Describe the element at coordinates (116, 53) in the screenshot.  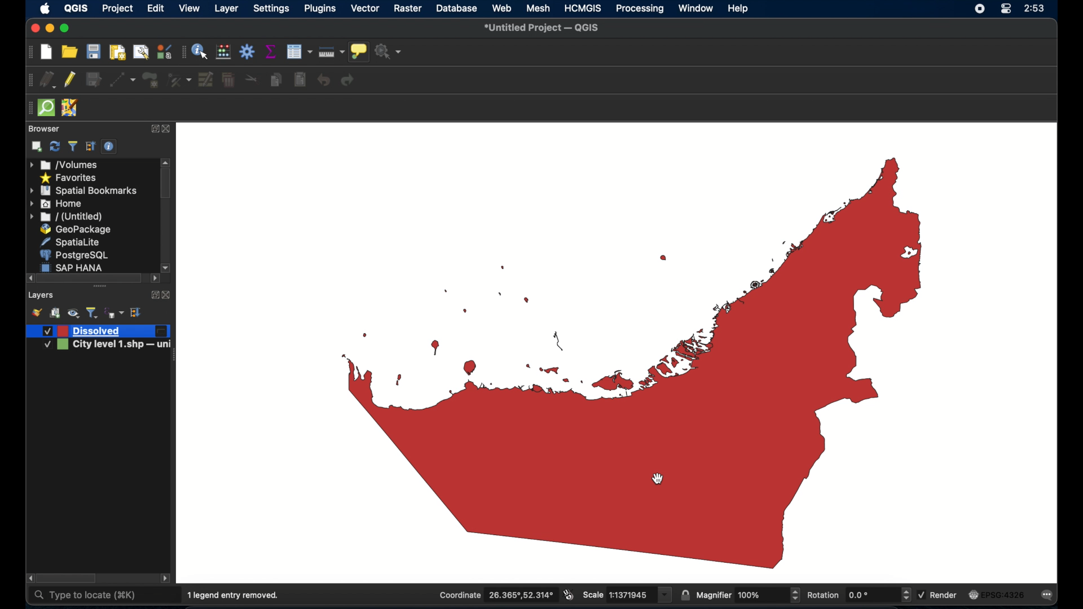
I see `print layout` at that location.